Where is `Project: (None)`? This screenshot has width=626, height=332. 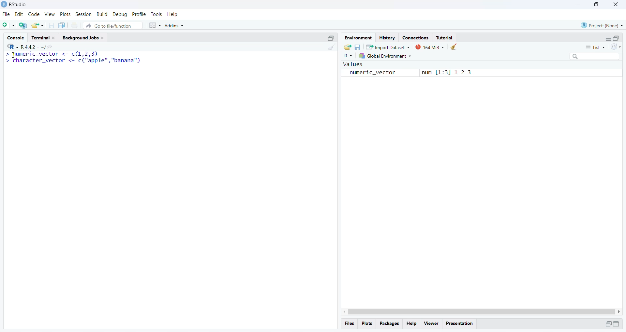 Project: (None) is located at coordinates (603, 25).